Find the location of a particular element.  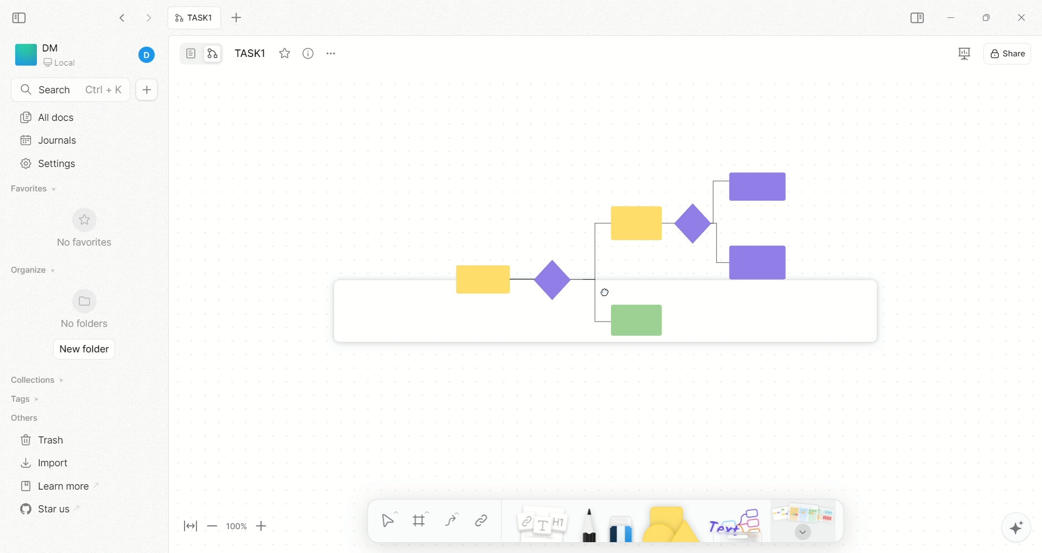

journals is located at coordinates (51, 140).